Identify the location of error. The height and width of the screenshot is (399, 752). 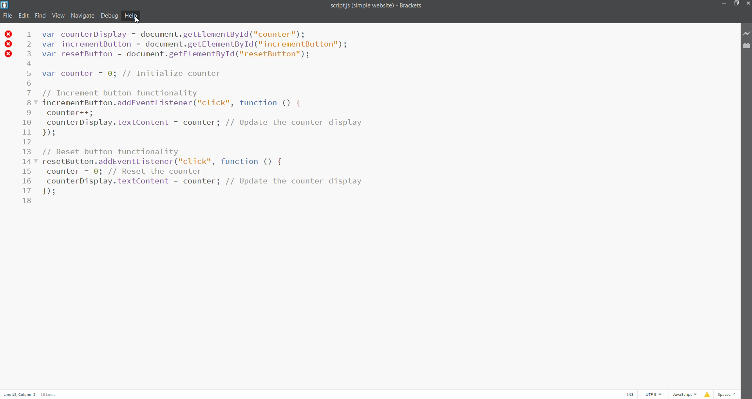
(707, 394).